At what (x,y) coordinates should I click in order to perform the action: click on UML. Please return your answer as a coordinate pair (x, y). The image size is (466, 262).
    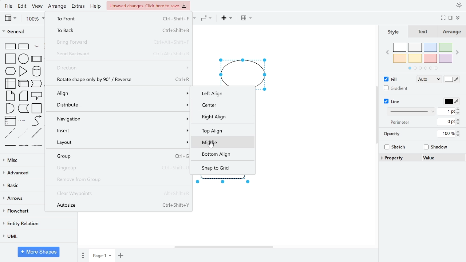
    Looking at the image, I should click on (37, 236).